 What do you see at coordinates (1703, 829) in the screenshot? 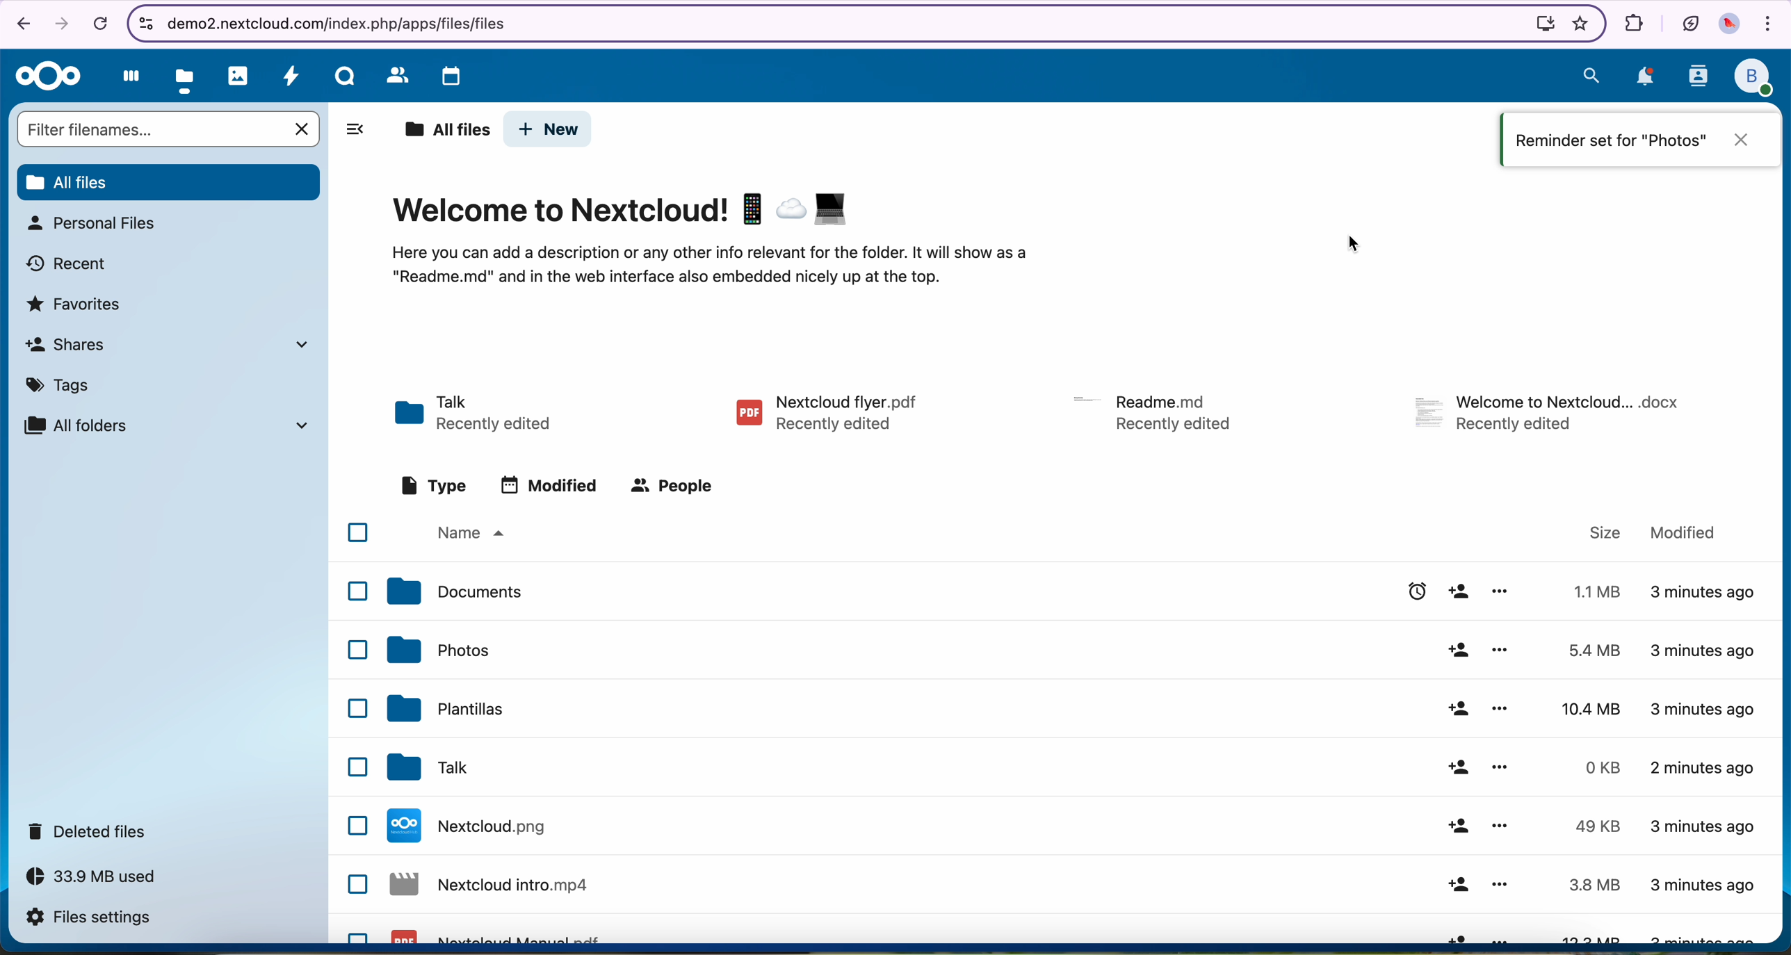
I see `3 minutes ago` at bounding box center [1703, 829].